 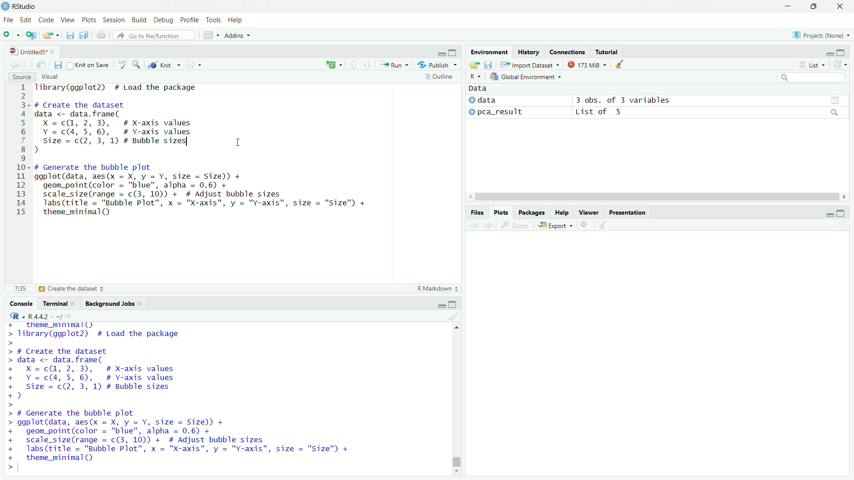 What do you see at coordinates (842, 52) in the screenshot?
I see `maximize` at bounding box center [842, 52].